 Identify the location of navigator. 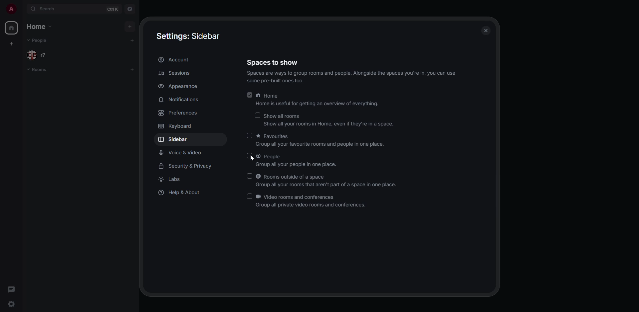
(131, 9).